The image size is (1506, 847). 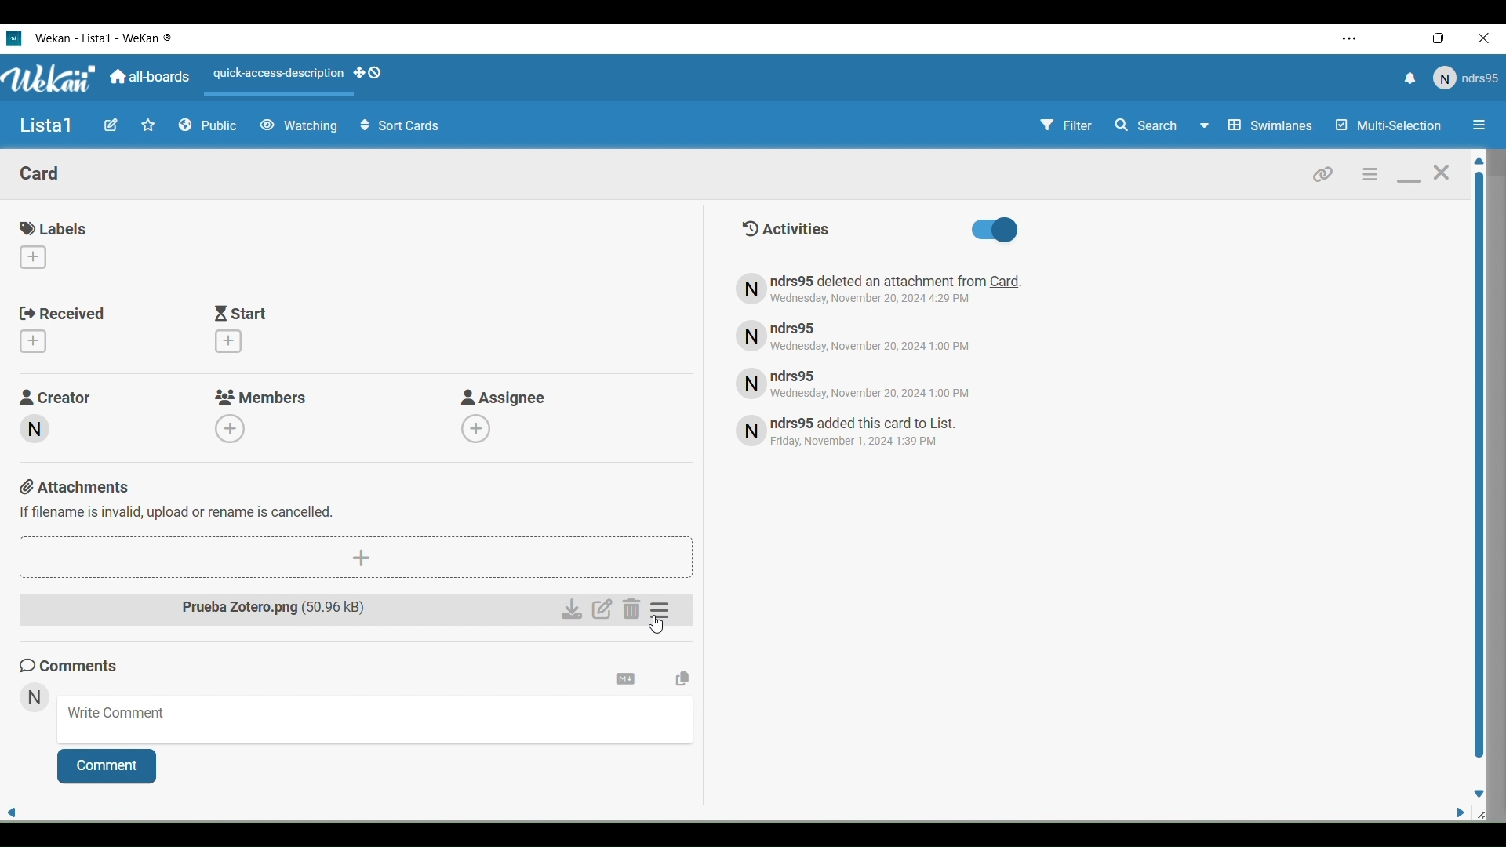 What do you see at coordinates (1442, 177) in the screenshot?
I see `Close` at bounding box center [1442, 177].